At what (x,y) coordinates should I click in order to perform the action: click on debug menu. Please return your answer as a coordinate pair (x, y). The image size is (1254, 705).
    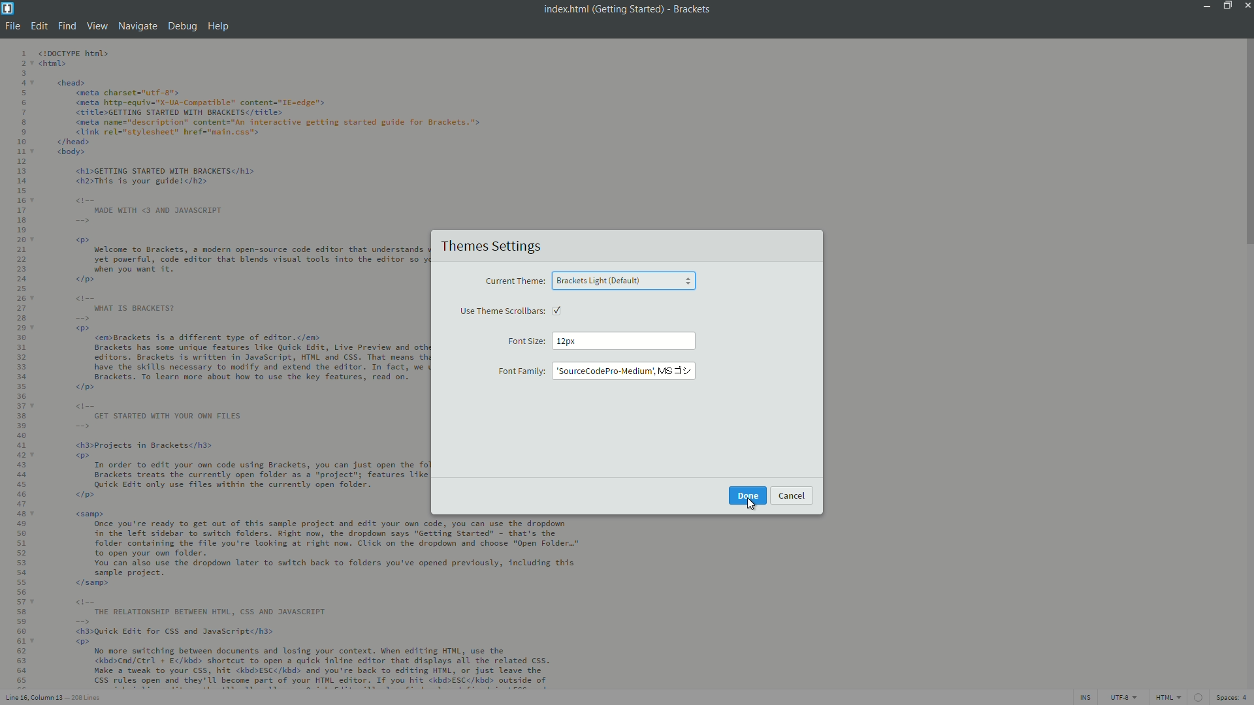
    Looking at the image, I should click on (181, 27).